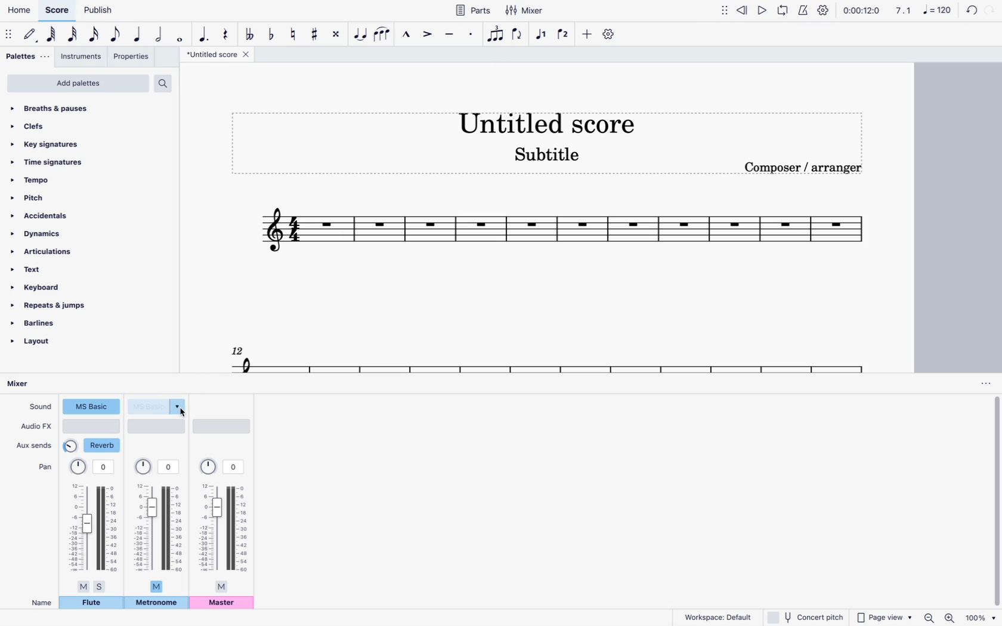  I want to click on name, so click(38, 602).